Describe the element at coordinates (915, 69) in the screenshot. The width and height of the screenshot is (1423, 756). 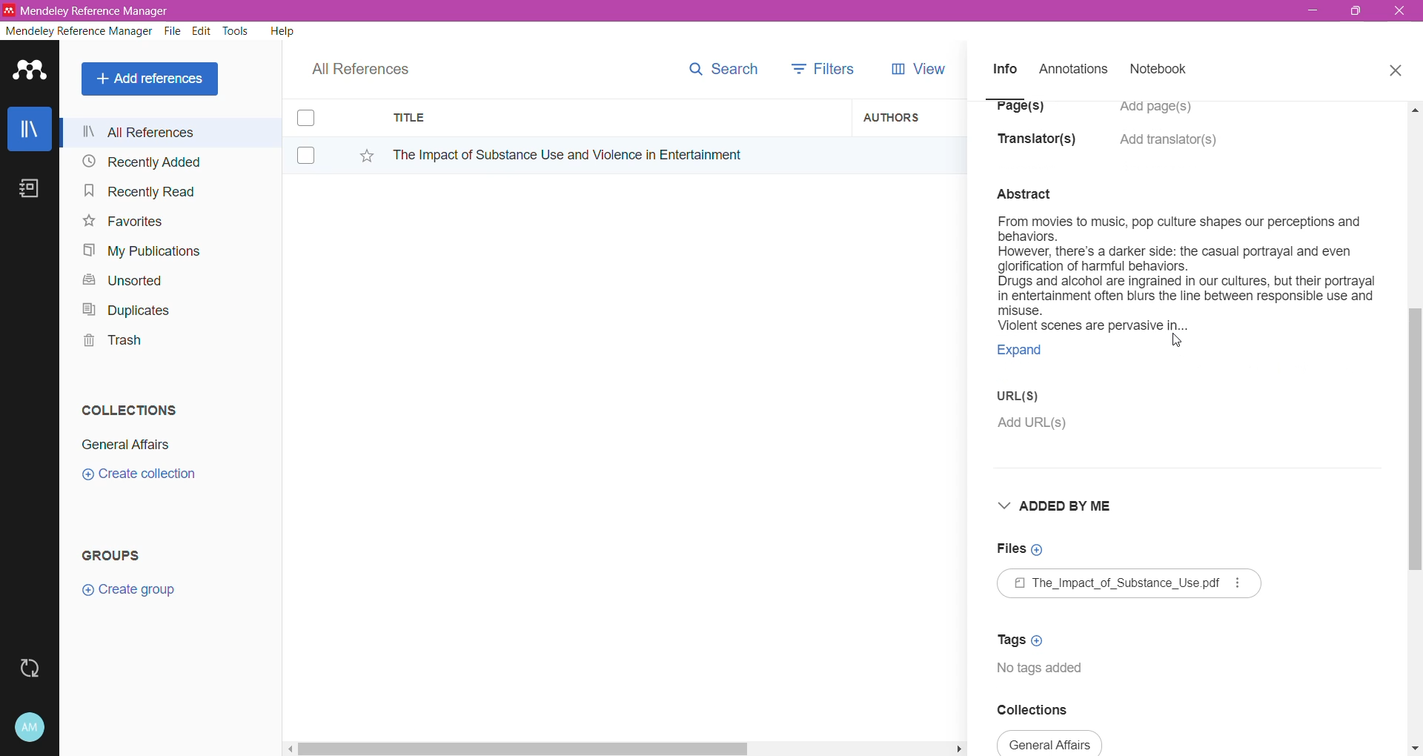
I see `View` at that location.